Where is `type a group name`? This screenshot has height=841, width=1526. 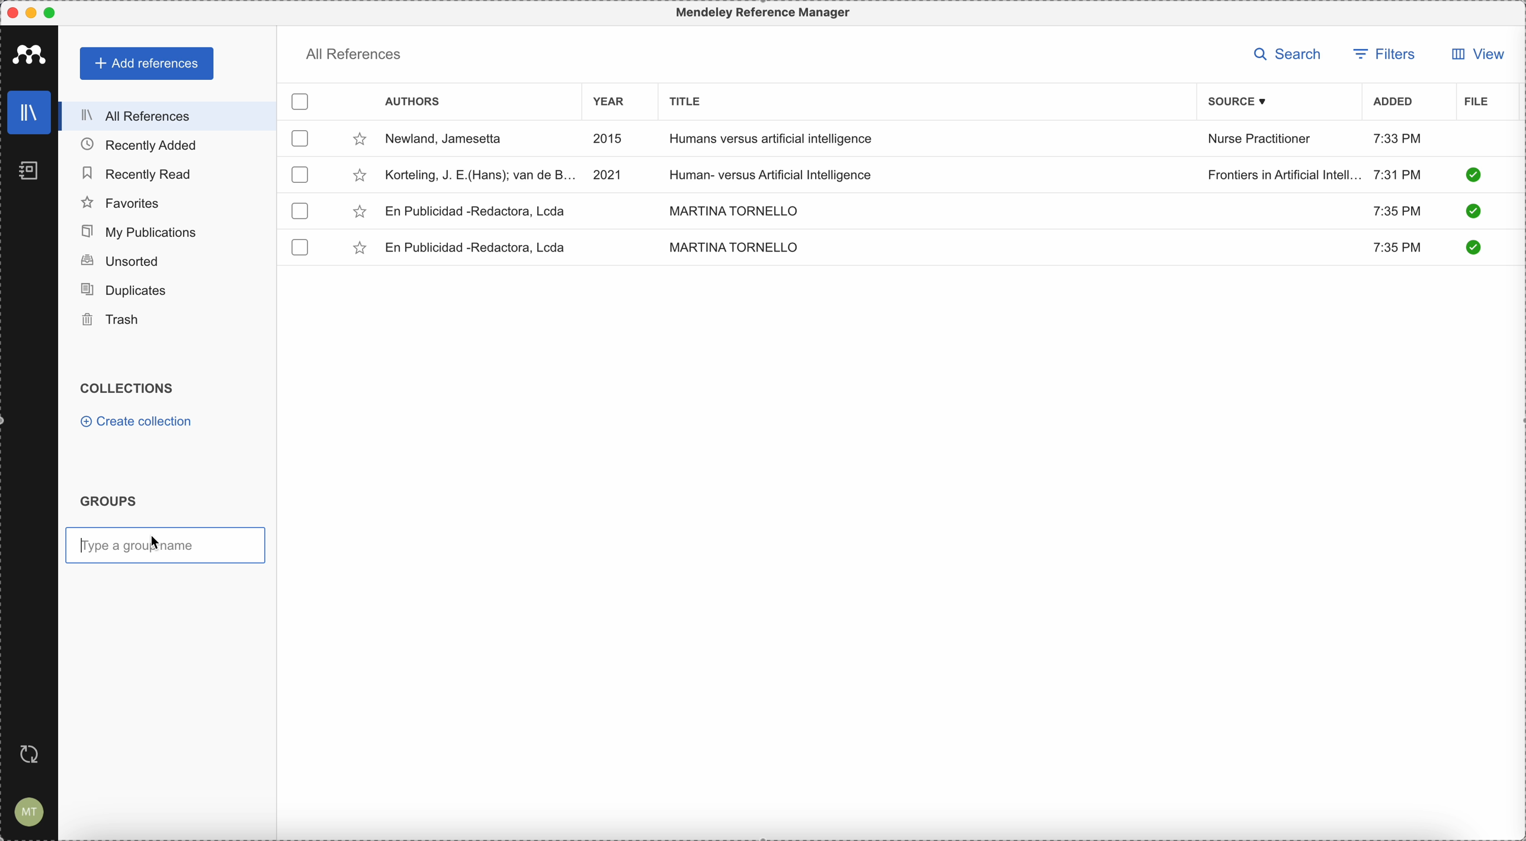
type a group name is located at coordinates (105, 544).